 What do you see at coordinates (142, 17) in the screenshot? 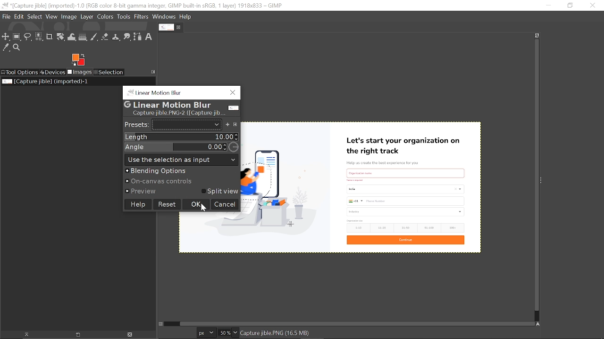
I see `Filters` at bounding box center [142, 17].